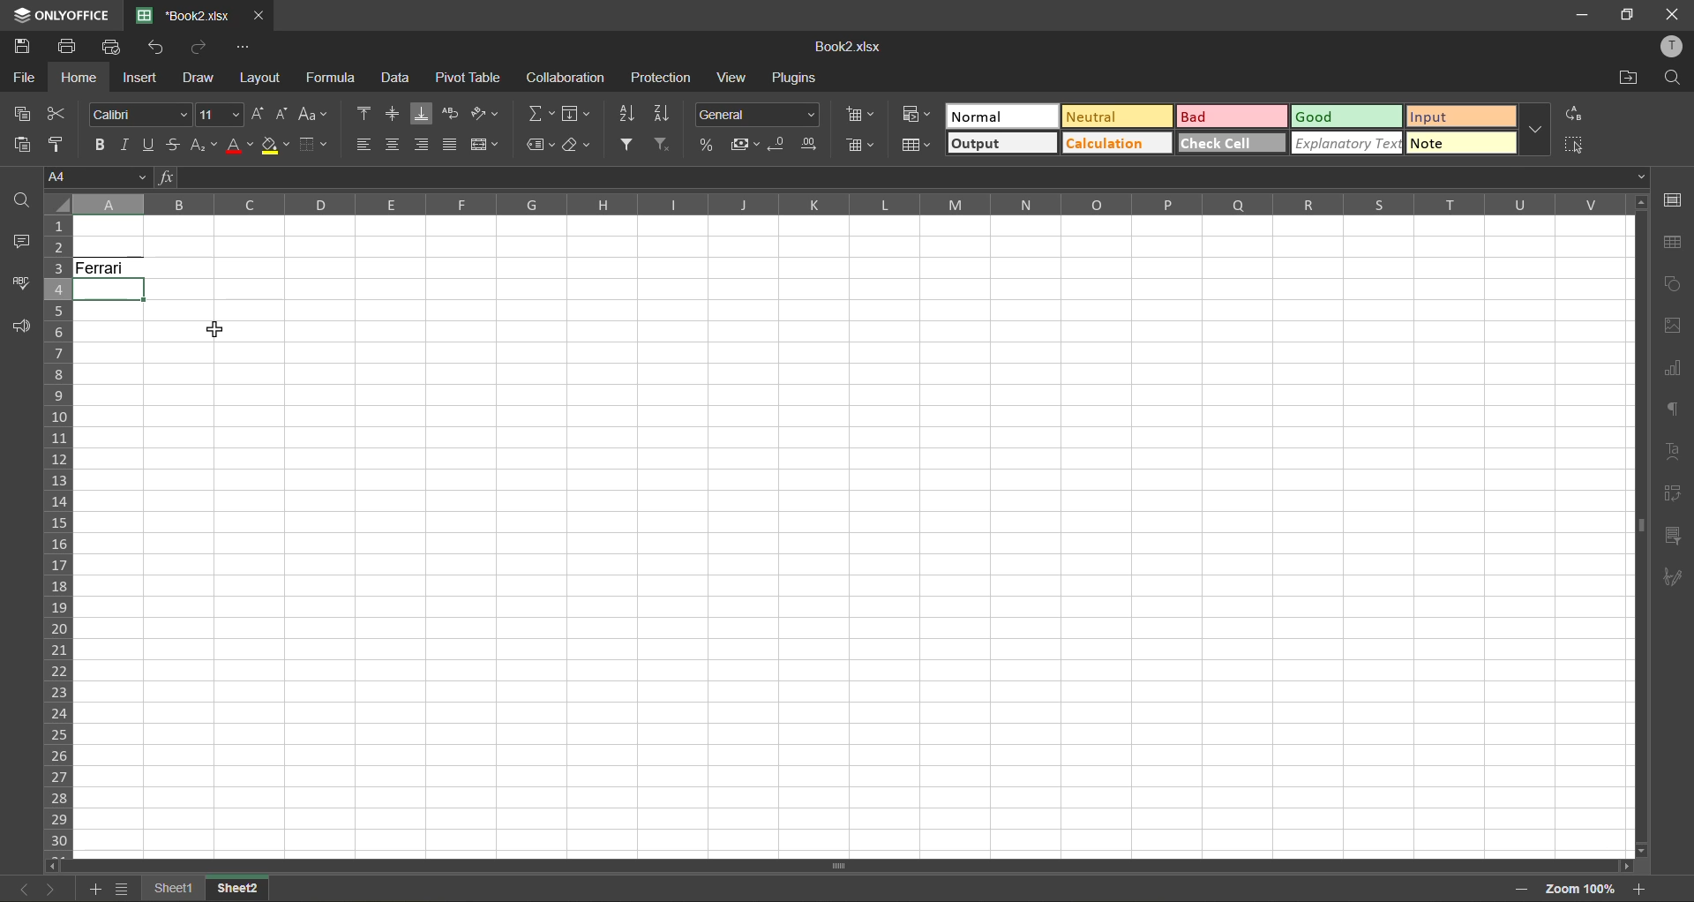  What do you see at coordinates (1462, 142) in the screenshot?
I see `note` at bounding box center [1462, 142].